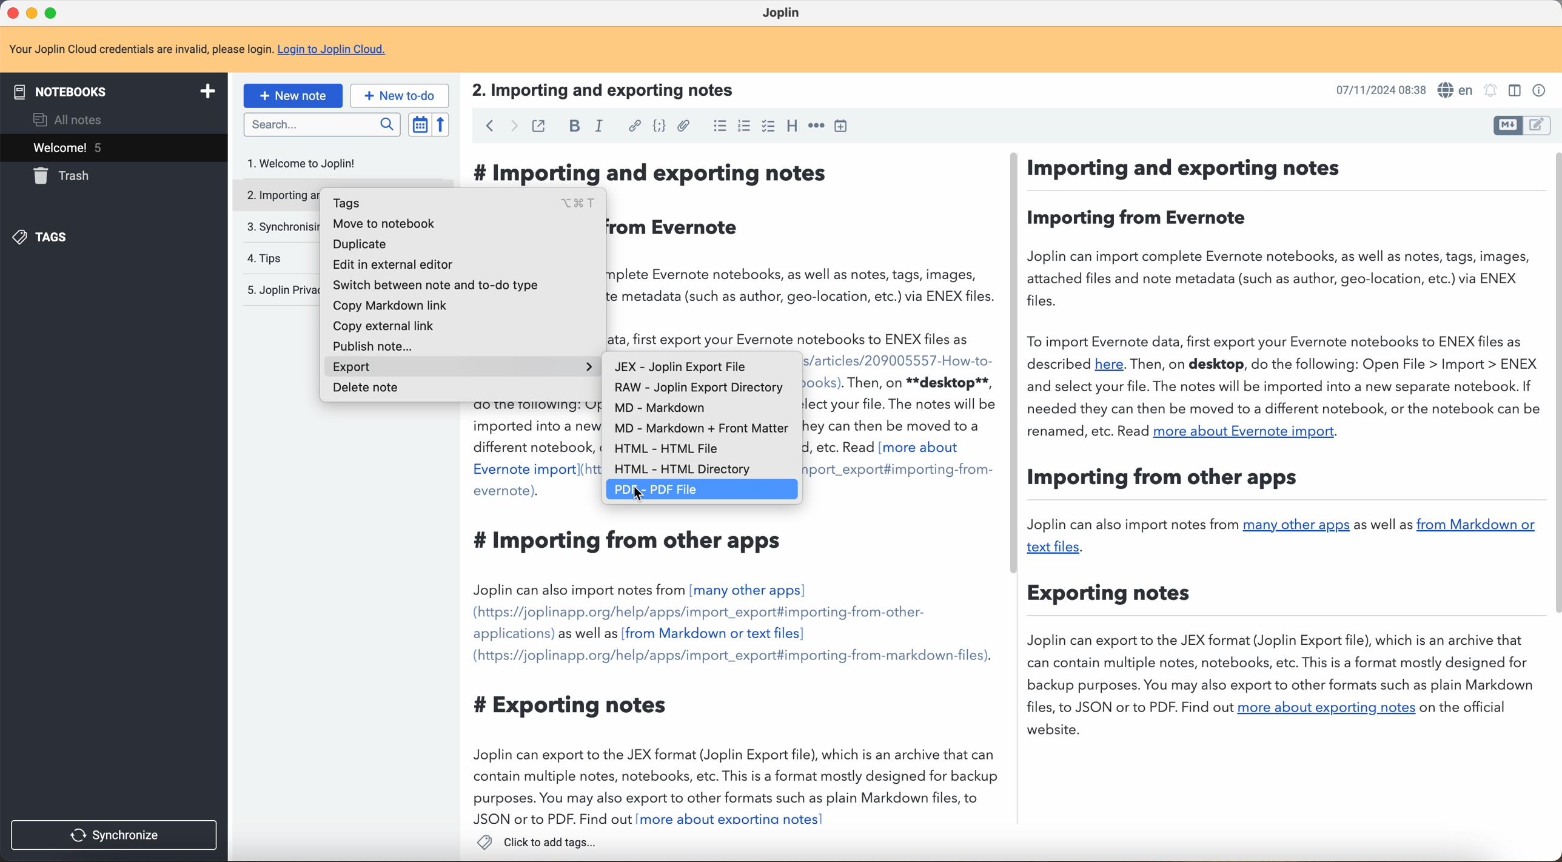  What do you see at coordinates (900, 588) in the screenshot?
I see `importing and exporting notes: Joplin can important complete Evernote notebooks, as well as notes, tags, images, attached files and note metadata (such as as author, geo-location, etc) vía ENEX files. To import Evernote data, first export your Evernote notebooks to ENEX files aside described (here)…` at bounding box center [900, 588].